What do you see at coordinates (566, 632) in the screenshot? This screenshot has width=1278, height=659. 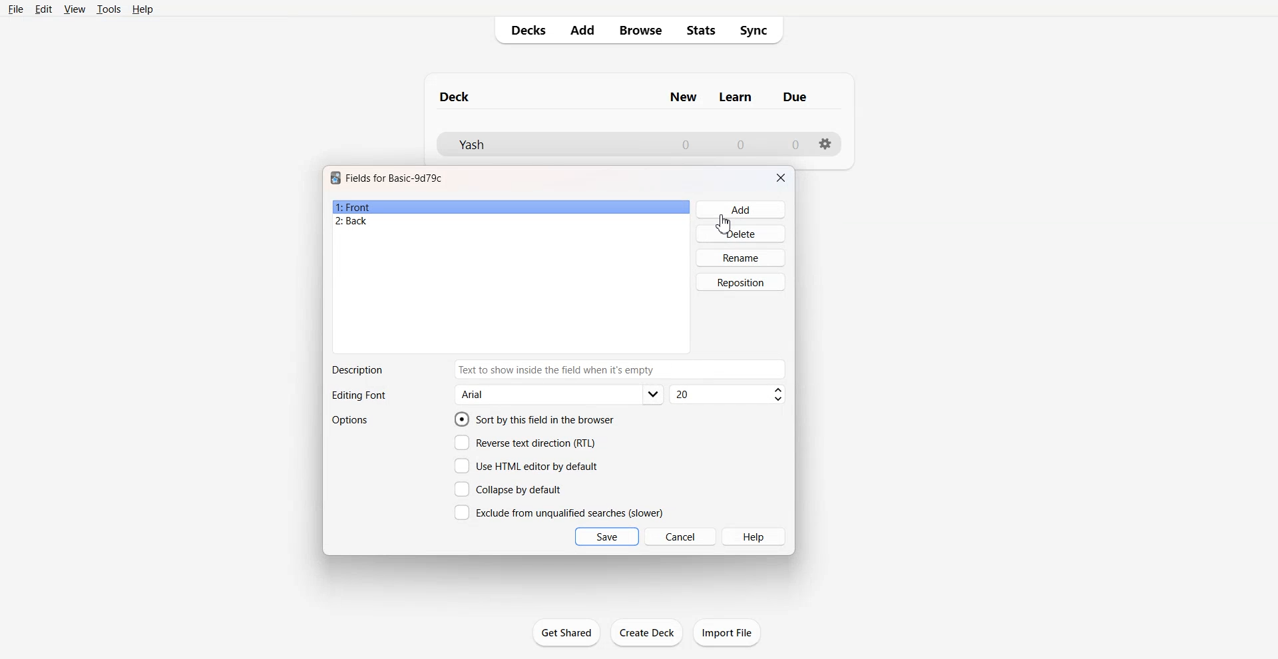 I see `Get Shared` at bounding box center [566, 632].